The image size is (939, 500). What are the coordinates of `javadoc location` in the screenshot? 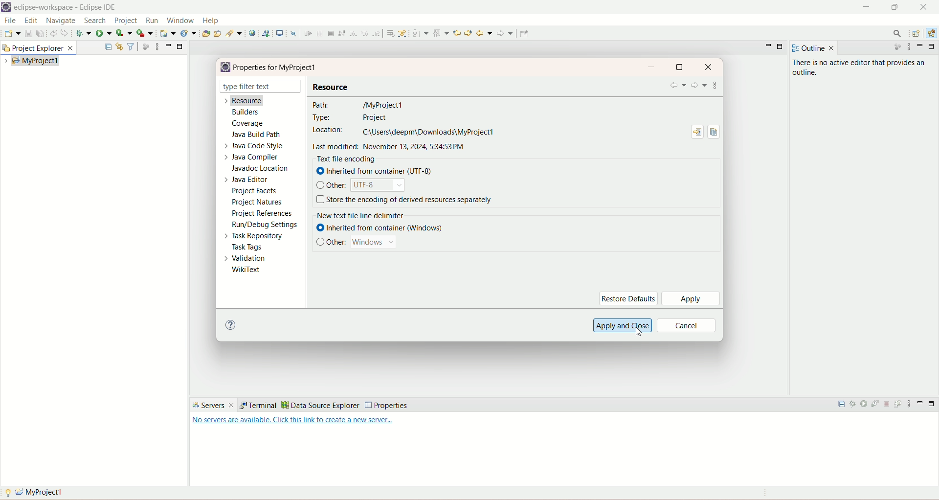 It's located at (259, 168).